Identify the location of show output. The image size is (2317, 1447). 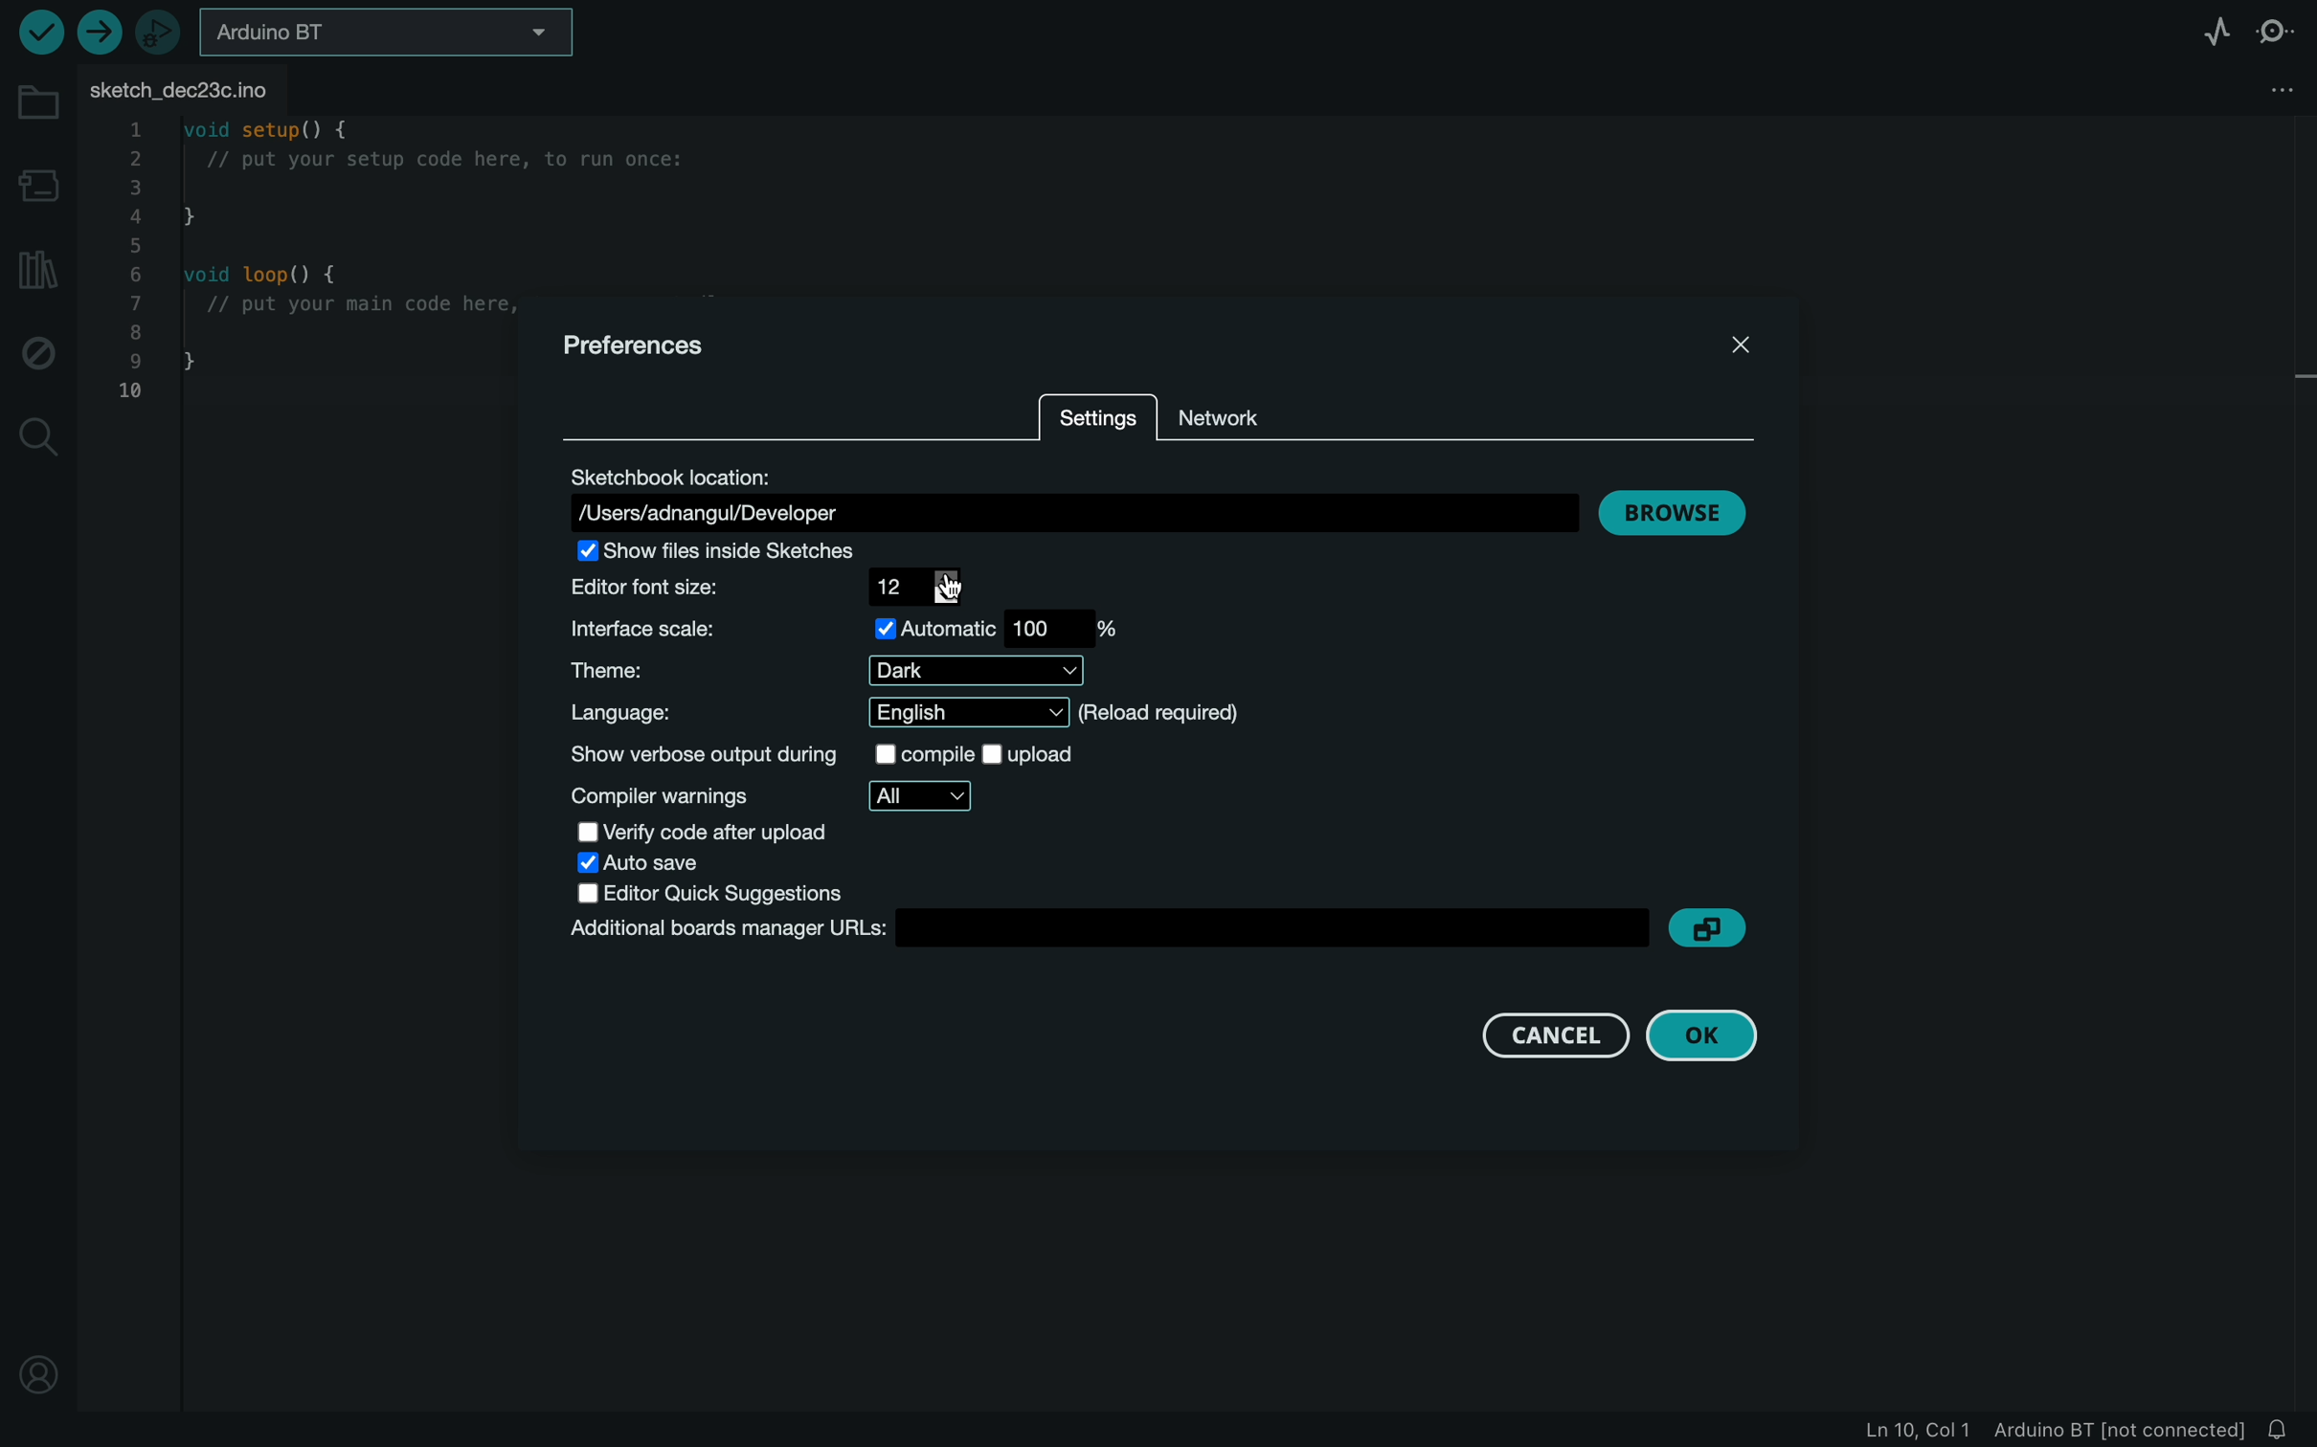
(856, 752).